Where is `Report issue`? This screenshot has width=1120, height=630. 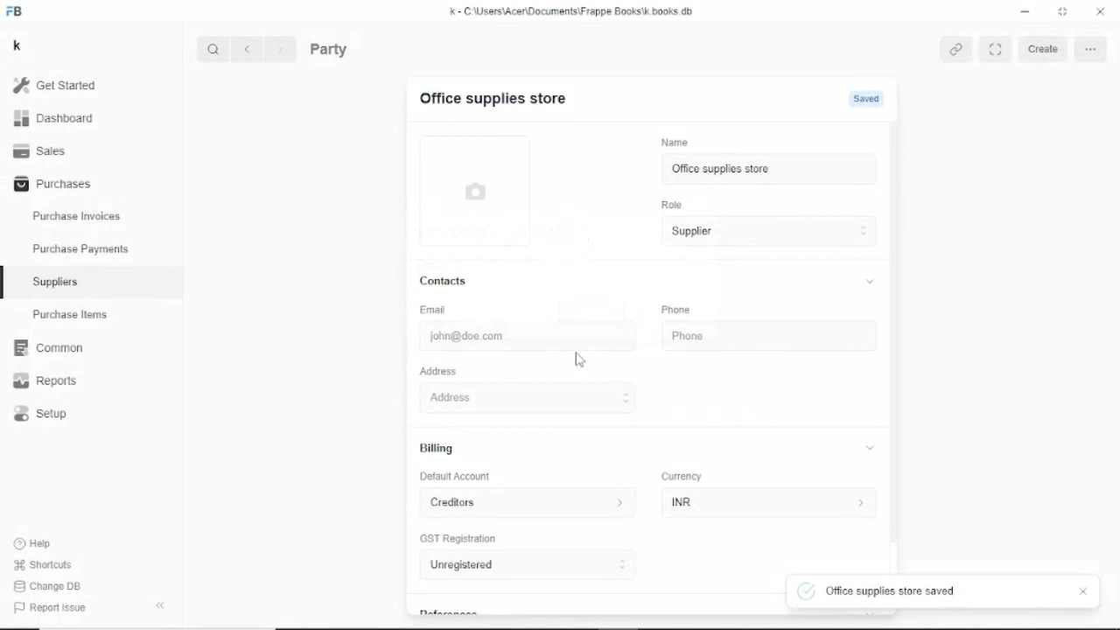 Report issue is located at coordinates (49, 609).